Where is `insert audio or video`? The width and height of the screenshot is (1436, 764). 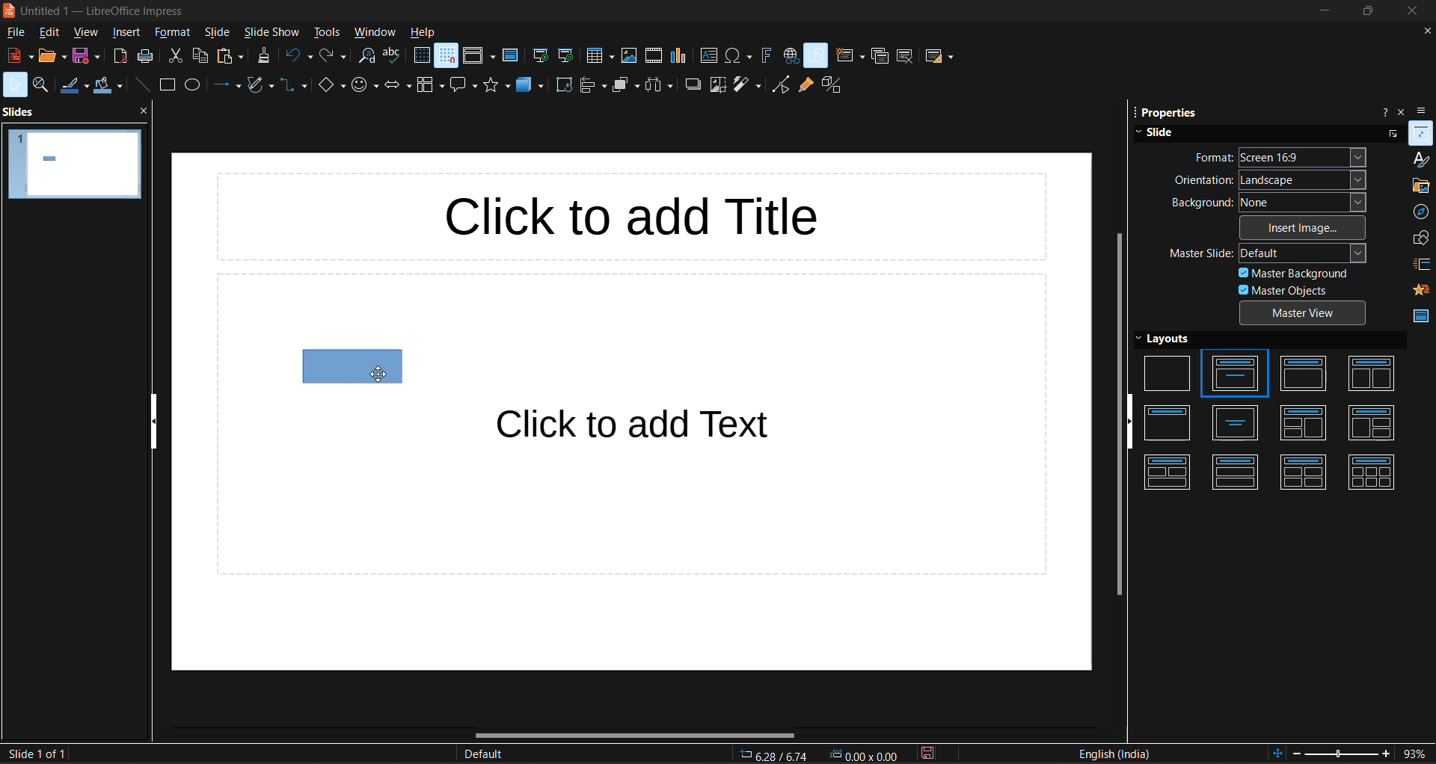
insert audio or video is located at coordinates (653, 55).